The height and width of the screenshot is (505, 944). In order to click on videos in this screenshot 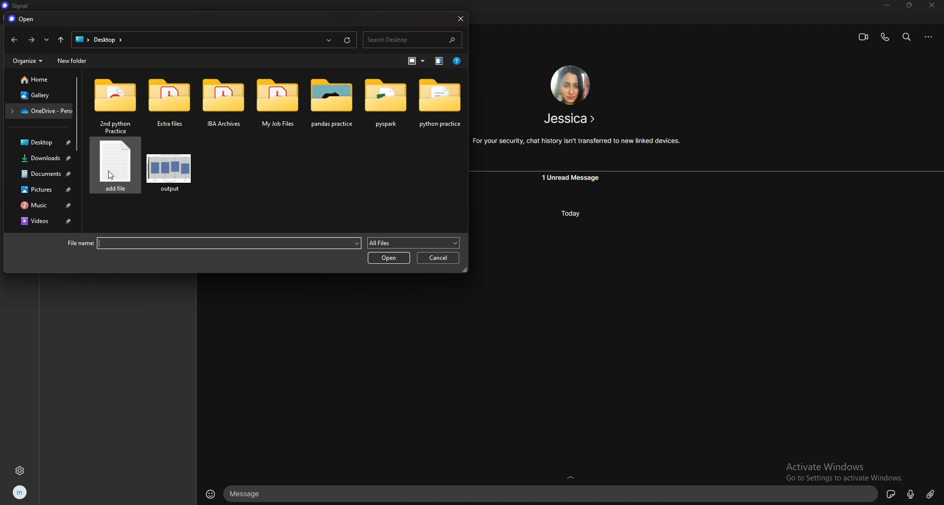, I will do `click(42, 222)`.